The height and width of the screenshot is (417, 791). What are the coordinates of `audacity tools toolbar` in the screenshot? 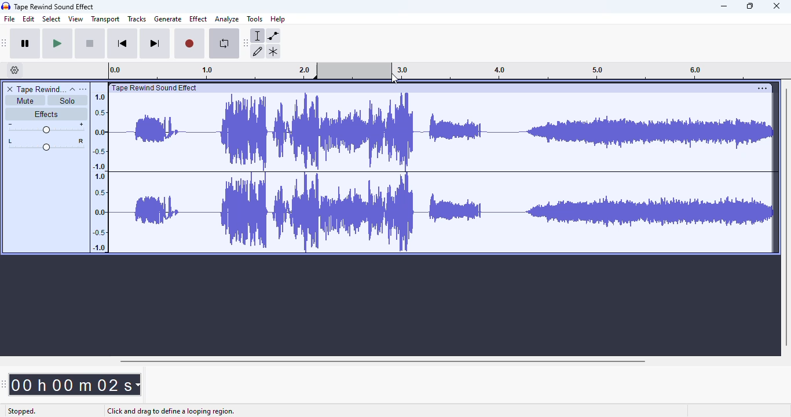 It's located at (246, 42).